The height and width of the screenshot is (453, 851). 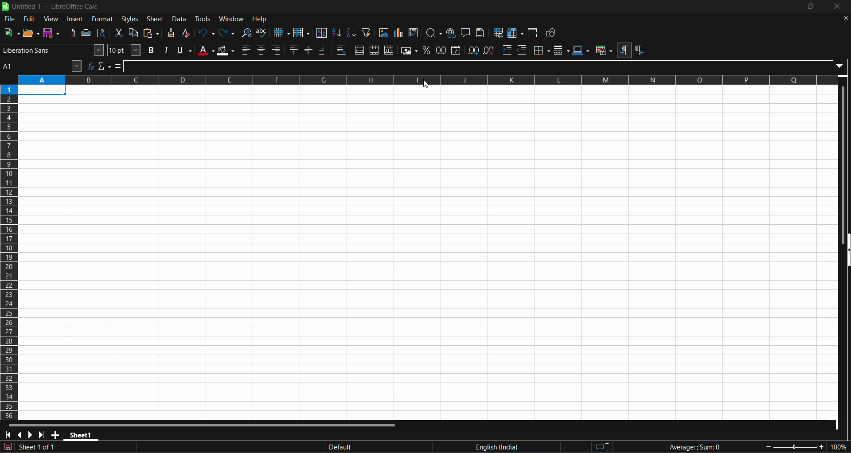 I want to click on formula, so click(x=119, y=66).